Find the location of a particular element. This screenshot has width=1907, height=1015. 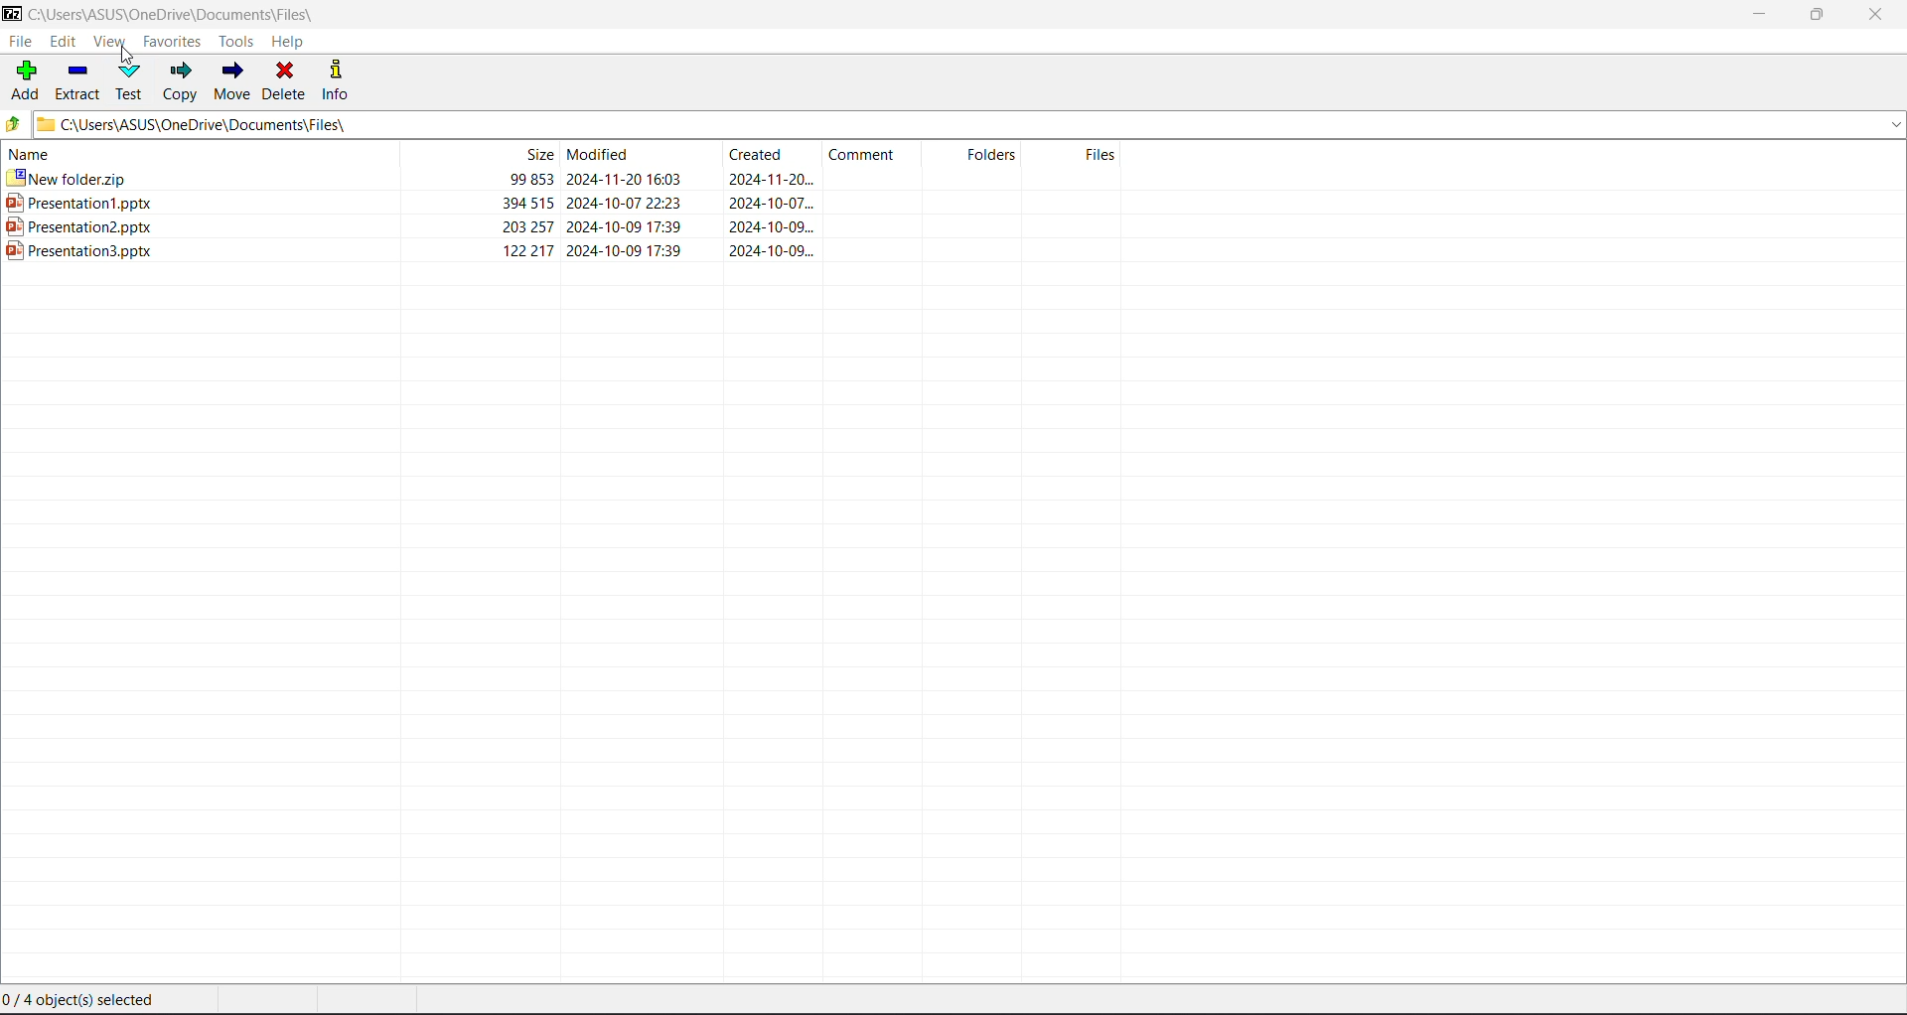

files is located at coordinates (1077, 152).